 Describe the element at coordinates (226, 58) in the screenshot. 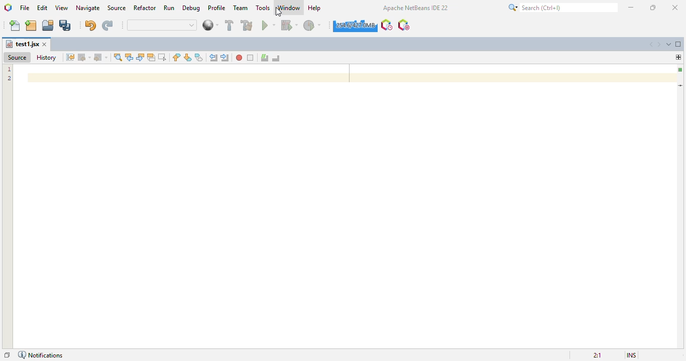

I see `shift line right` at that location.